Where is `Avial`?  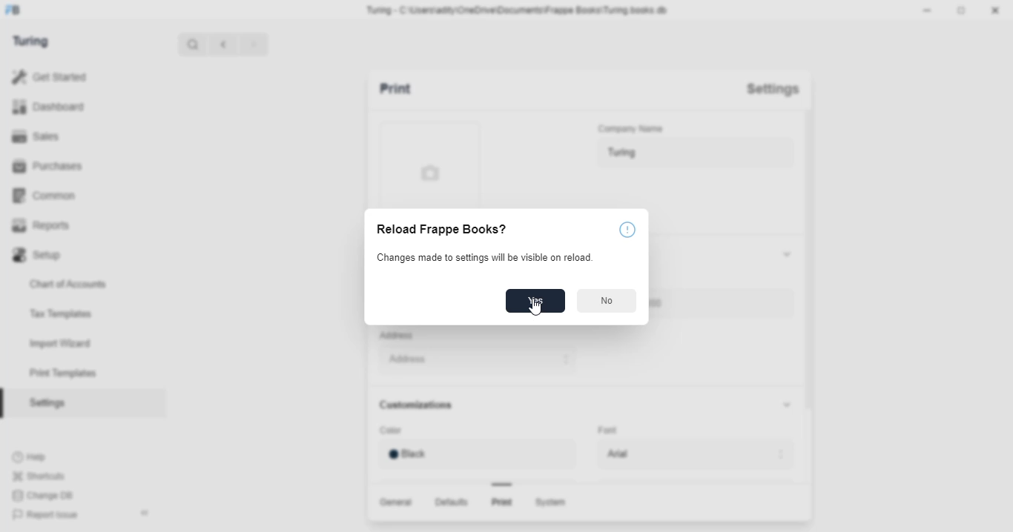
Avial is located at coordinates (692, 453).